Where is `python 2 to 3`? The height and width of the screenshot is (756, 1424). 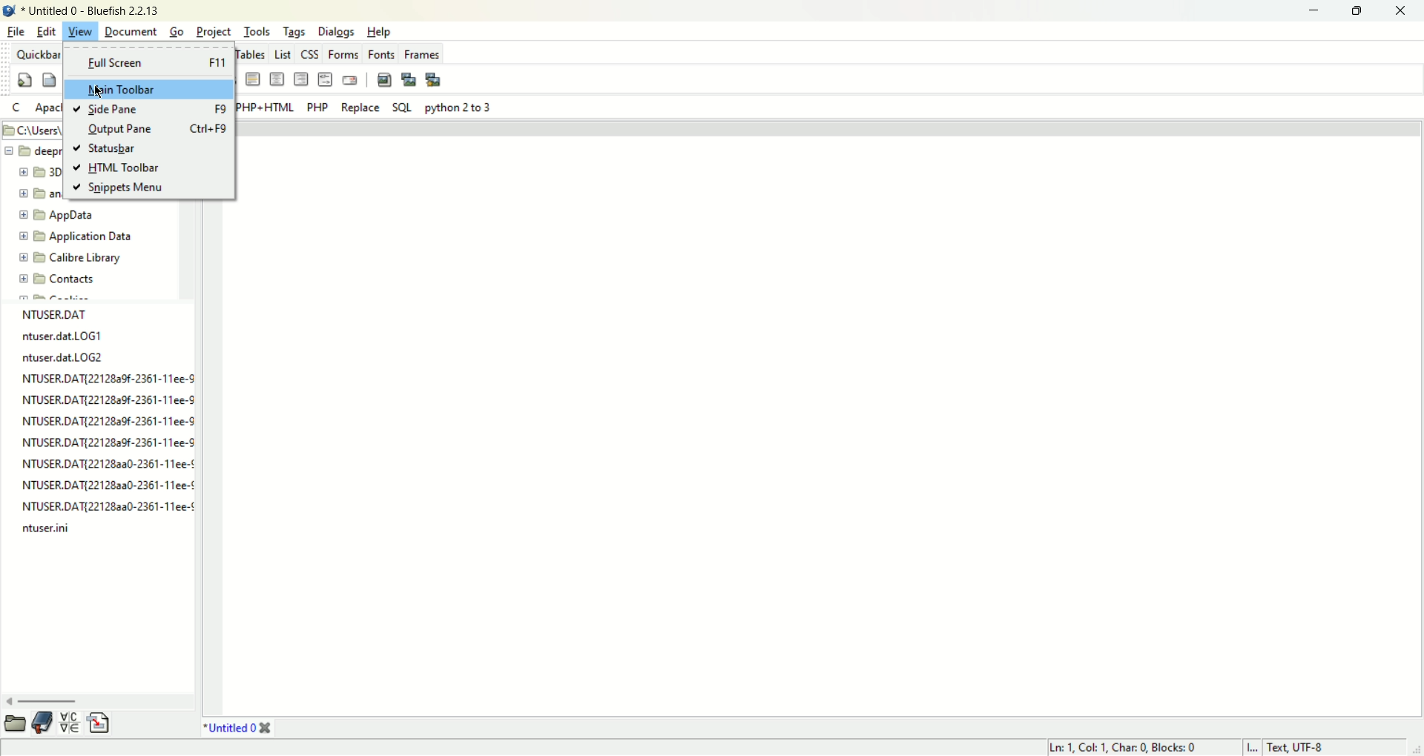 python 2 to 3 is located at coordinates (458, 107).